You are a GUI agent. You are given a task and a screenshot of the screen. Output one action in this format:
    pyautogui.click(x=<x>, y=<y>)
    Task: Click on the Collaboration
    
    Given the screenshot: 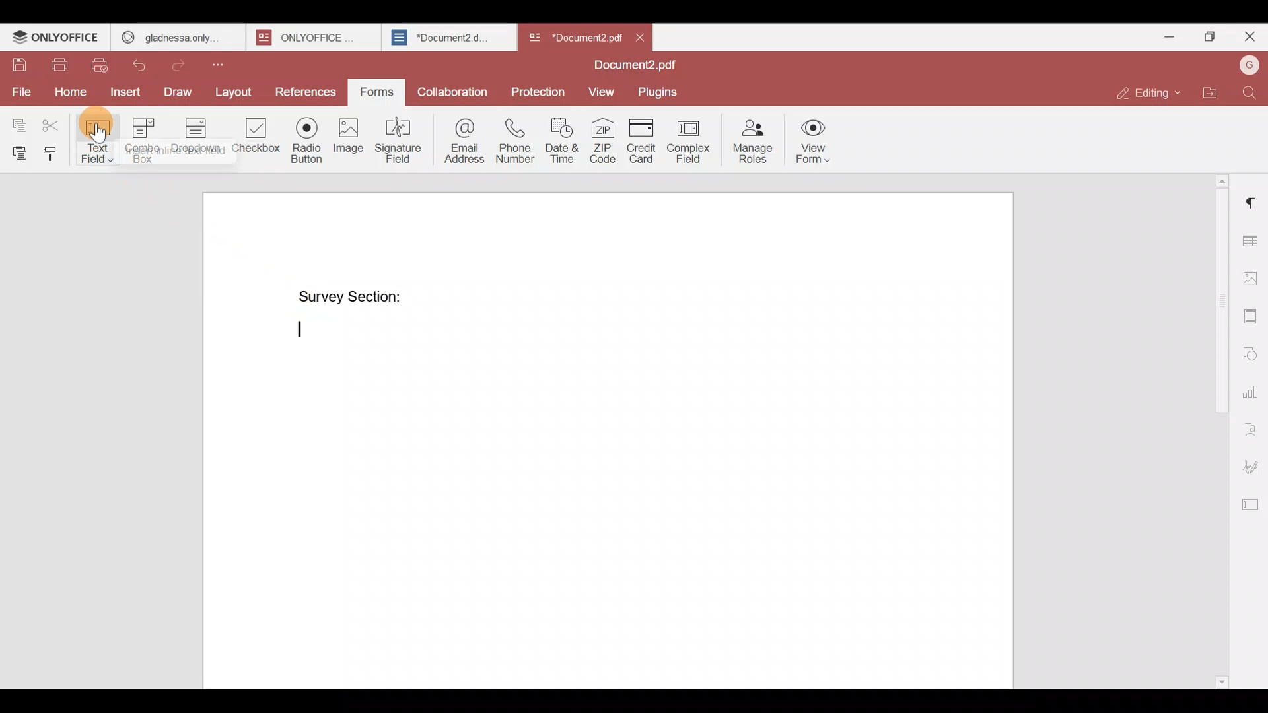 What is the action you would take?
    pyautogui.click(x=455, y=94)
    